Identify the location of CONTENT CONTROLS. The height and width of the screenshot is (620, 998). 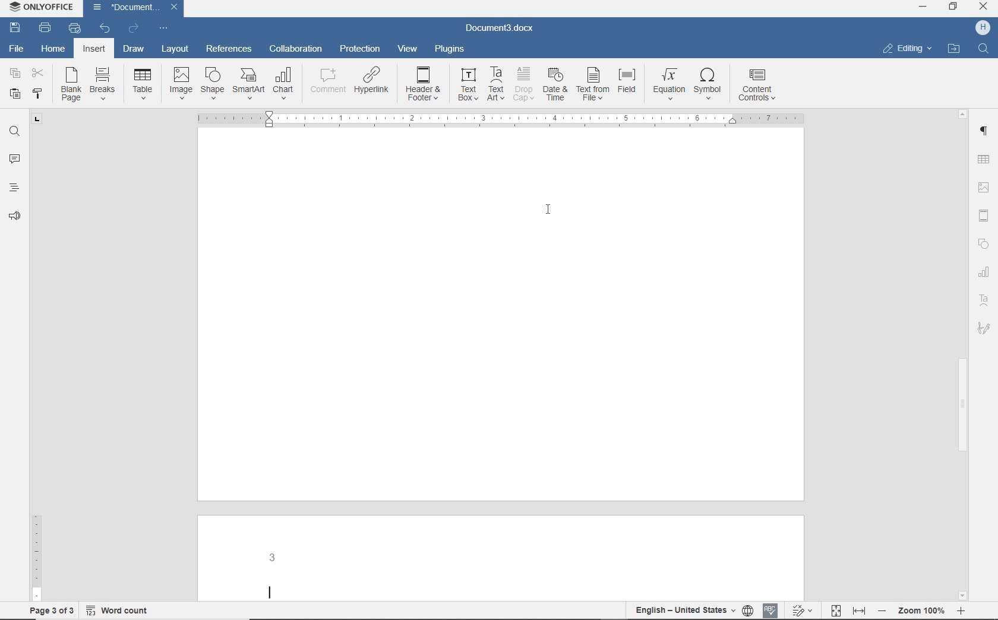
(757, 84).